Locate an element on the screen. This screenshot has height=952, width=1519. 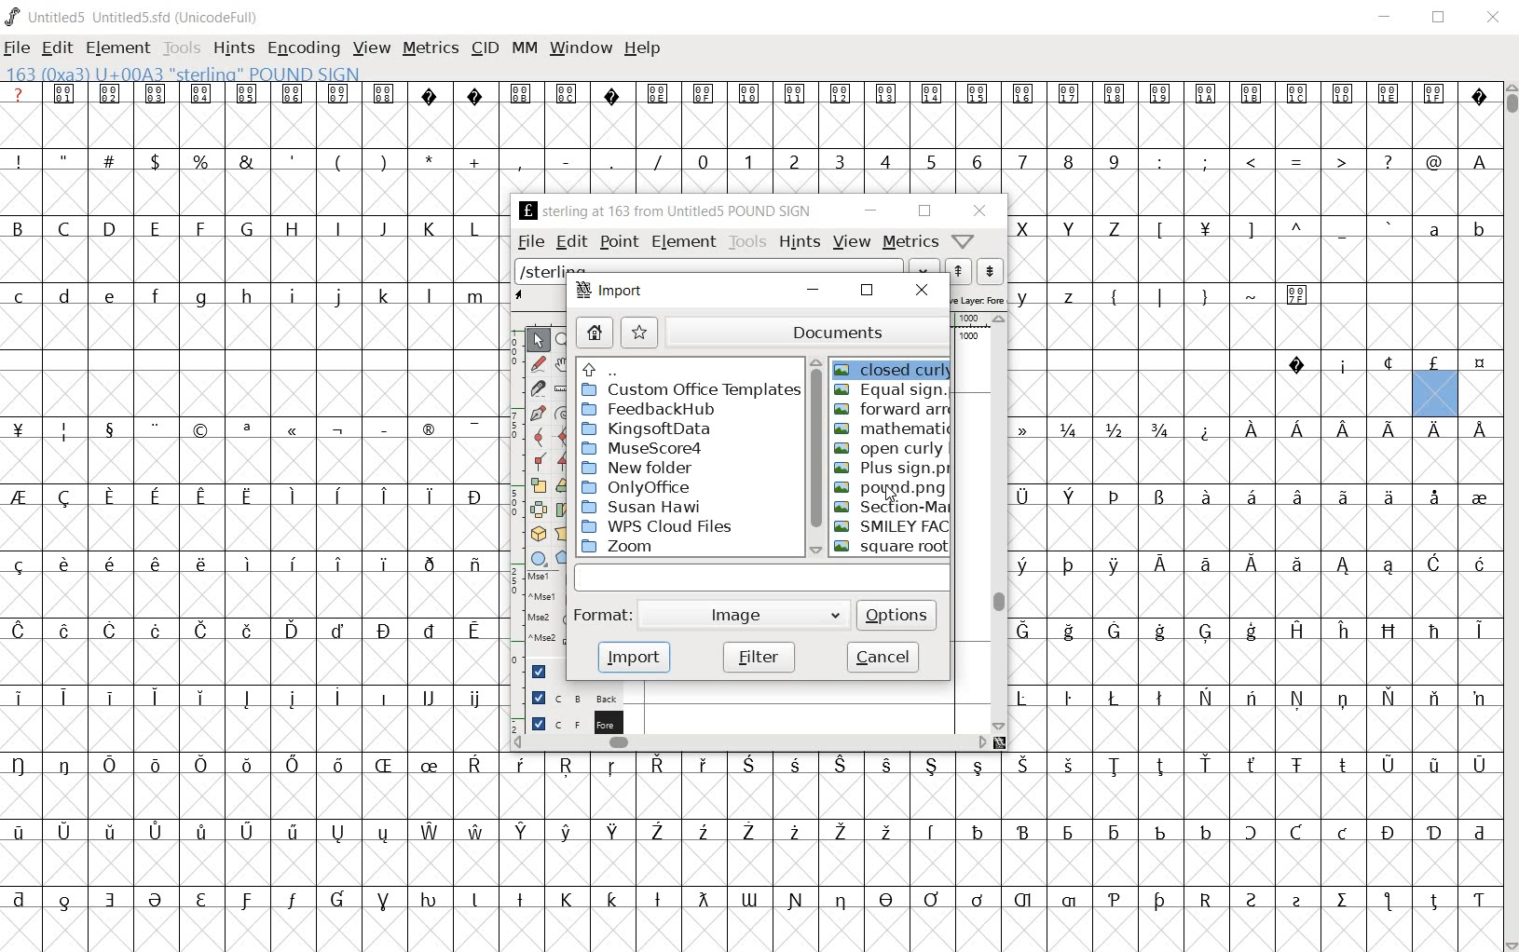
Symbol is located at coordinates (1113, 832).